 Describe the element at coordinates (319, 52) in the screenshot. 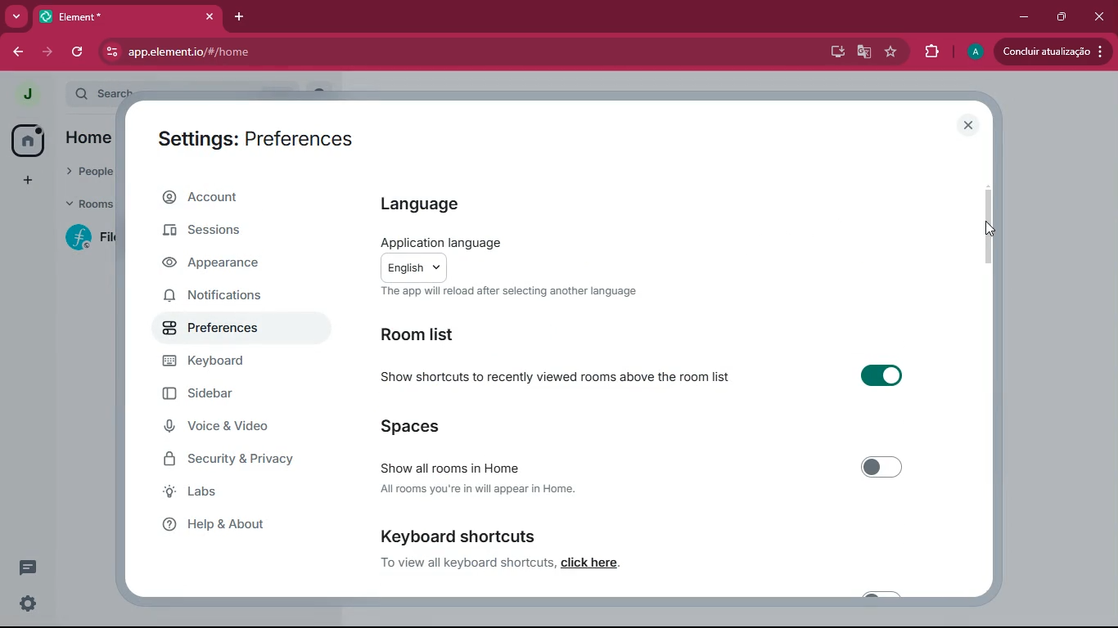

I see `app.element.io/#/home` at that location.